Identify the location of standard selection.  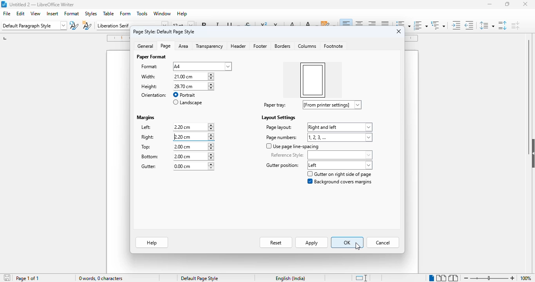
(361, 278).